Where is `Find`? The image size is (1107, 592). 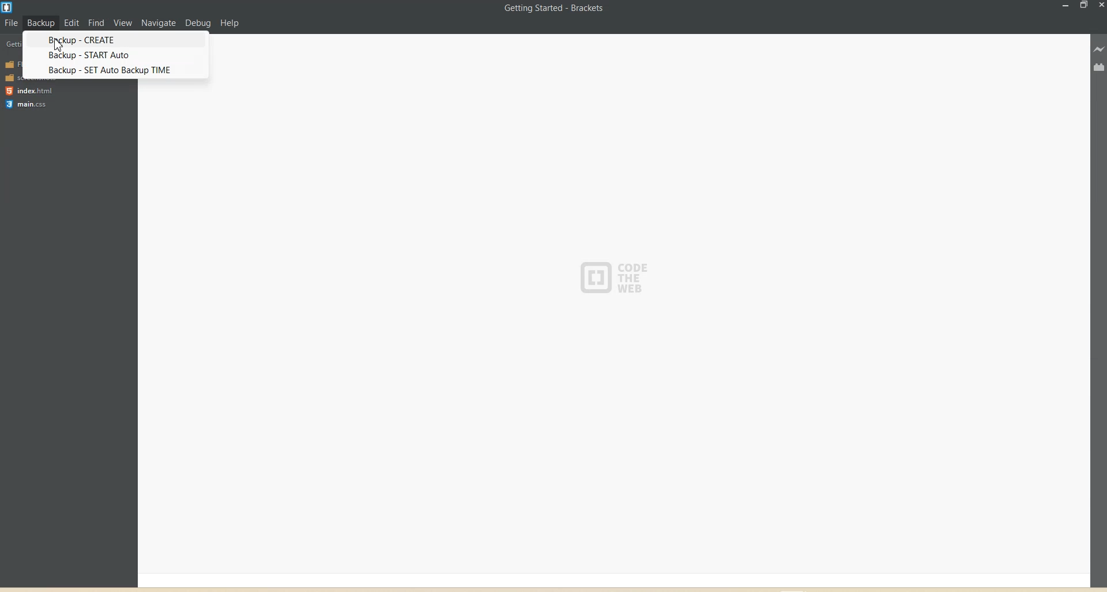
Find is located at coordinates (98, 24).